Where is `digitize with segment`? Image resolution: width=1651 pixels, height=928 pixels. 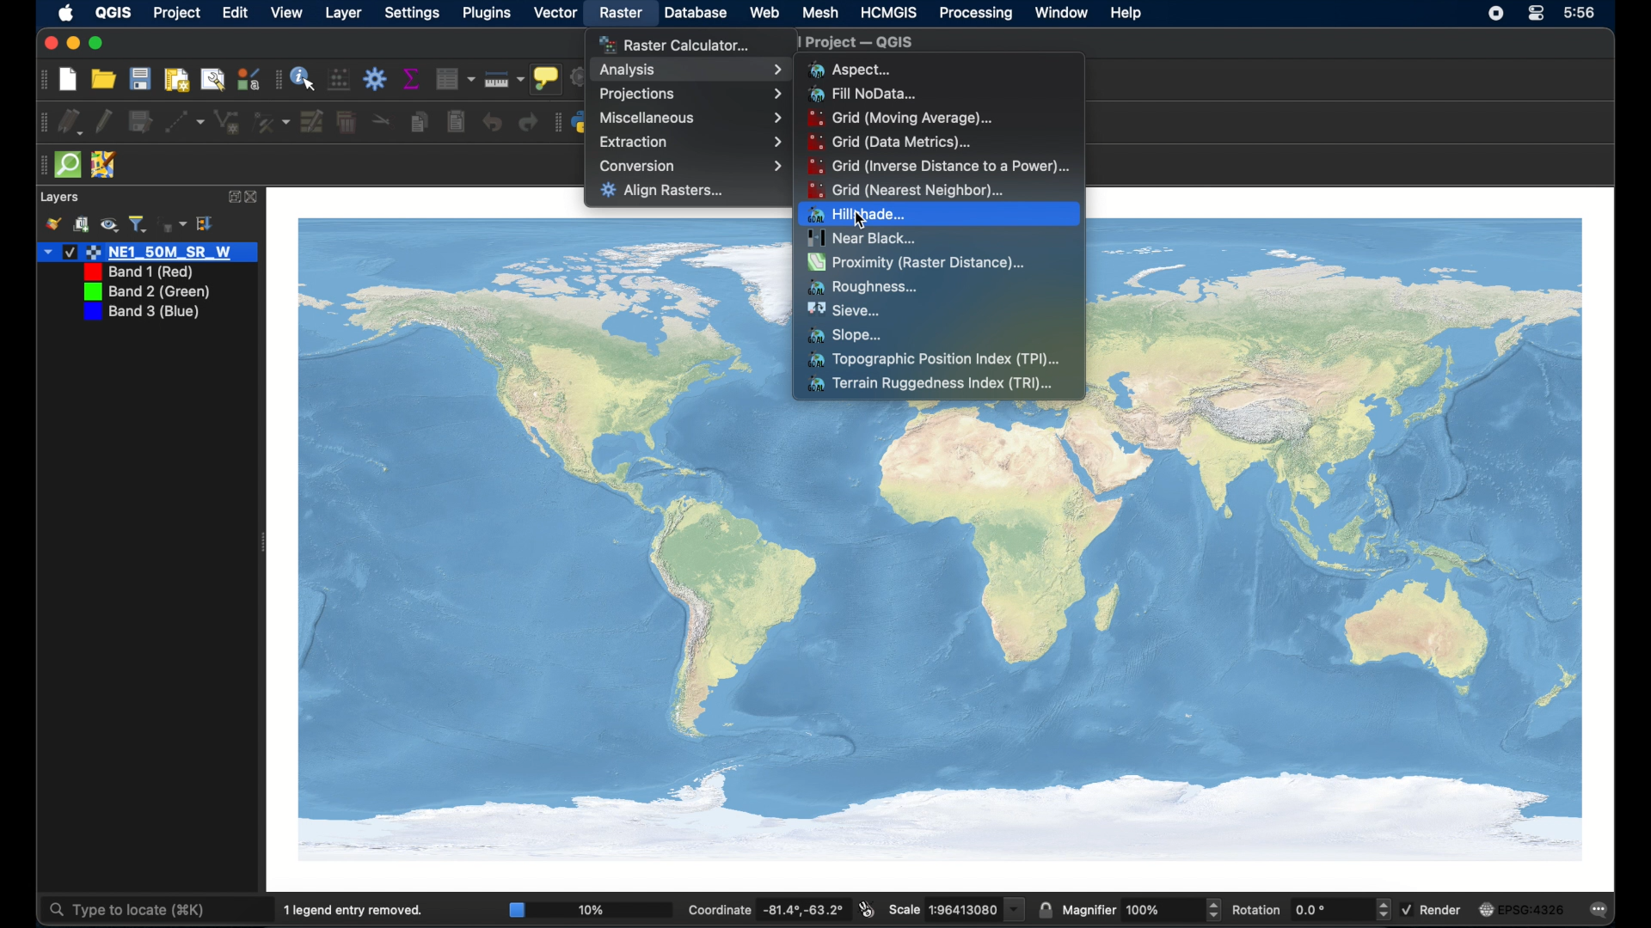 digitize with segment is located at coordinates (185, 122).